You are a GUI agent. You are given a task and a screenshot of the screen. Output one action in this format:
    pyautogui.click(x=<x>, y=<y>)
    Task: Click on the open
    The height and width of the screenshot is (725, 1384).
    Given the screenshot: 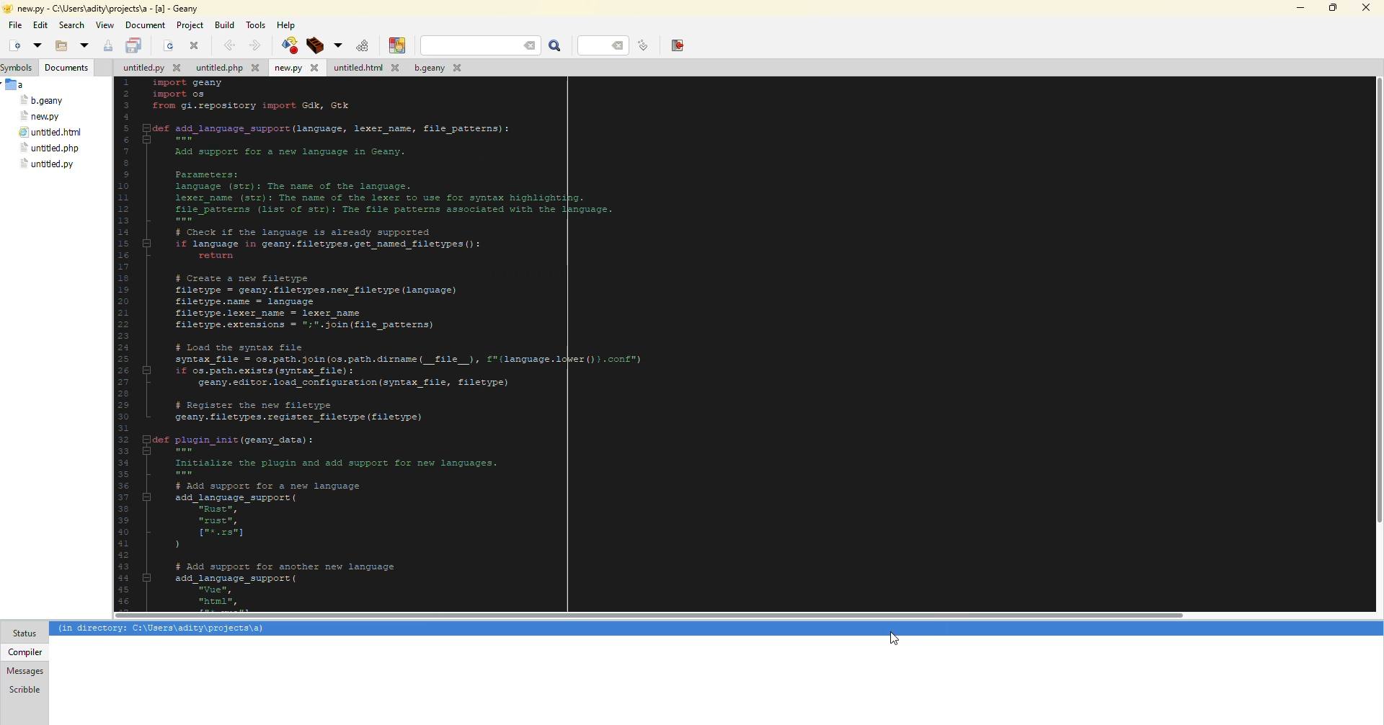 What is the action you would take?
    pyautogui.click(x=84, y=46)
    